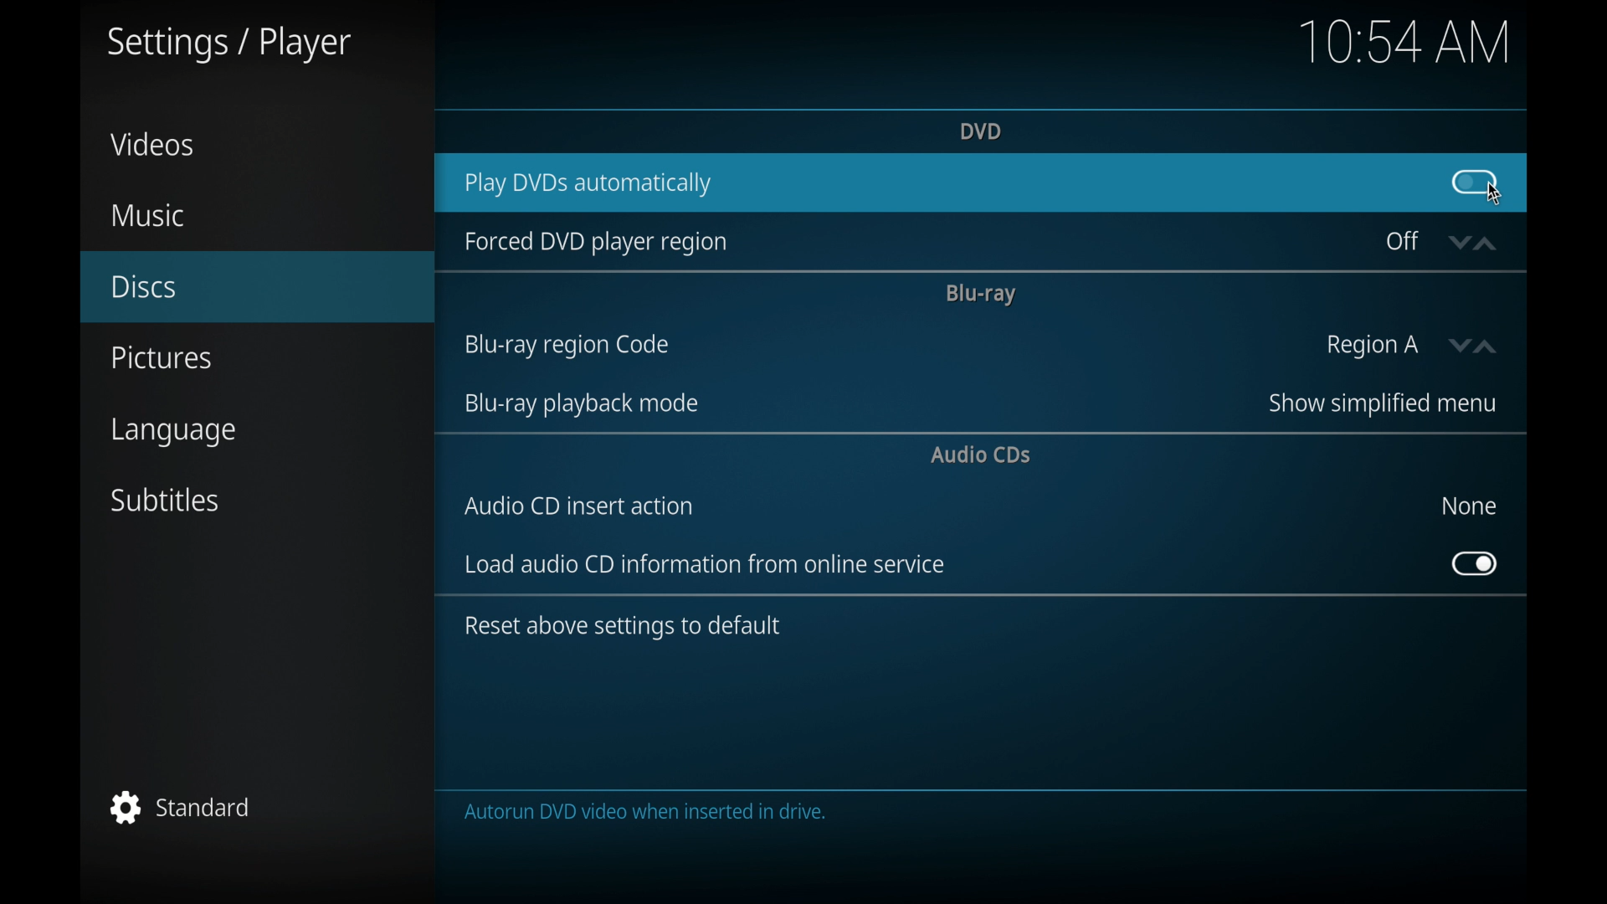 The image size is (1607, 904). What do you see at coordinates (594, 242) in the screenshot?
I see `forced dvd player region` at bounding box center [594, 242].